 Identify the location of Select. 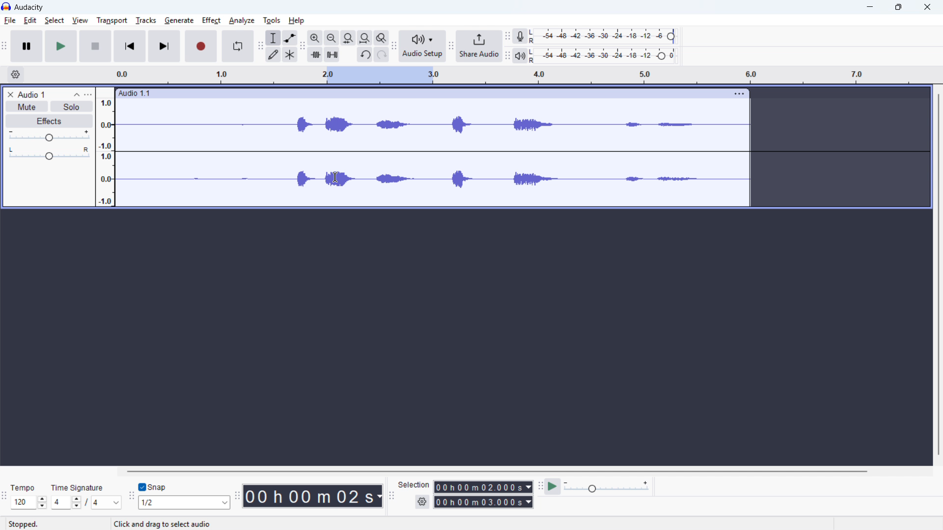
(54, 21).